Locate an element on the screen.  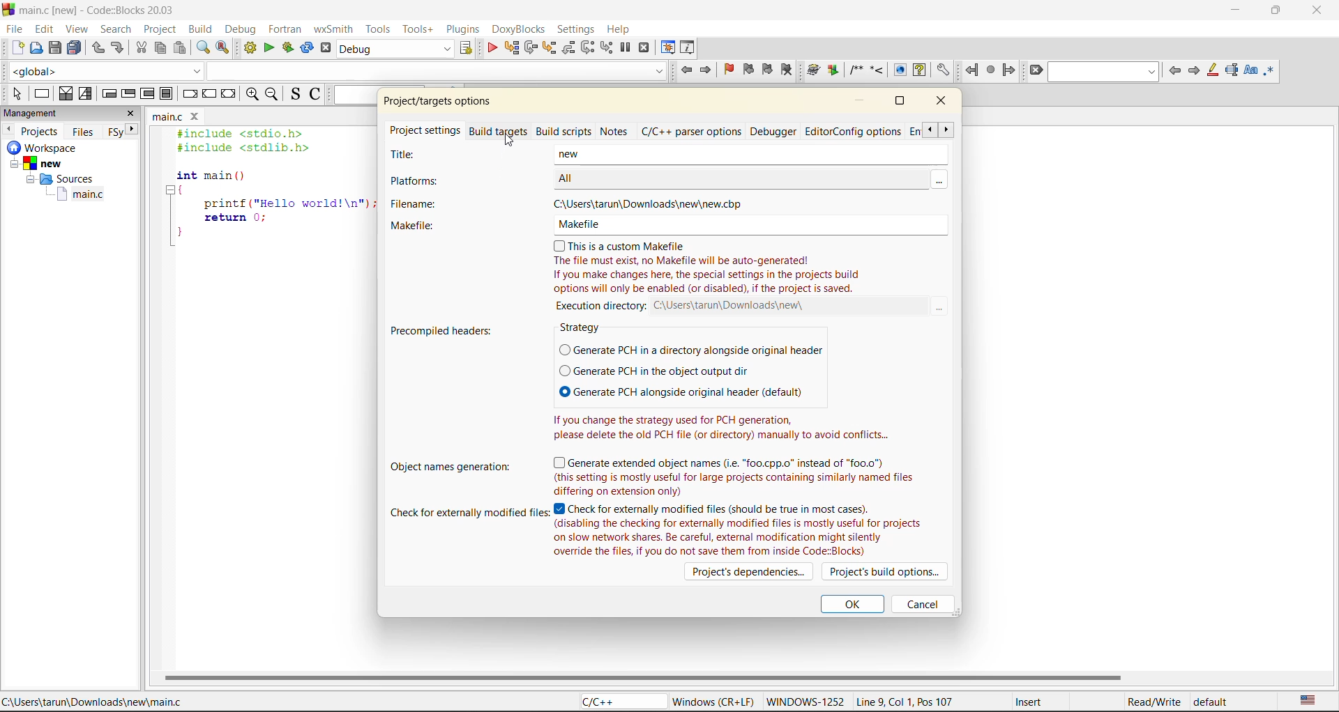
stop debugger is located at coordinates (644, 49).